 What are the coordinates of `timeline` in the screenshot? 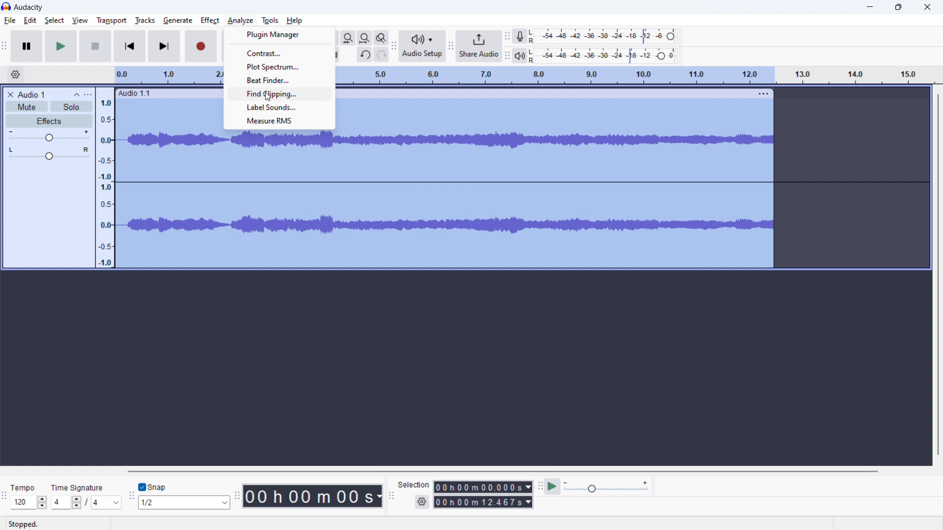 It's located at (636, 75).